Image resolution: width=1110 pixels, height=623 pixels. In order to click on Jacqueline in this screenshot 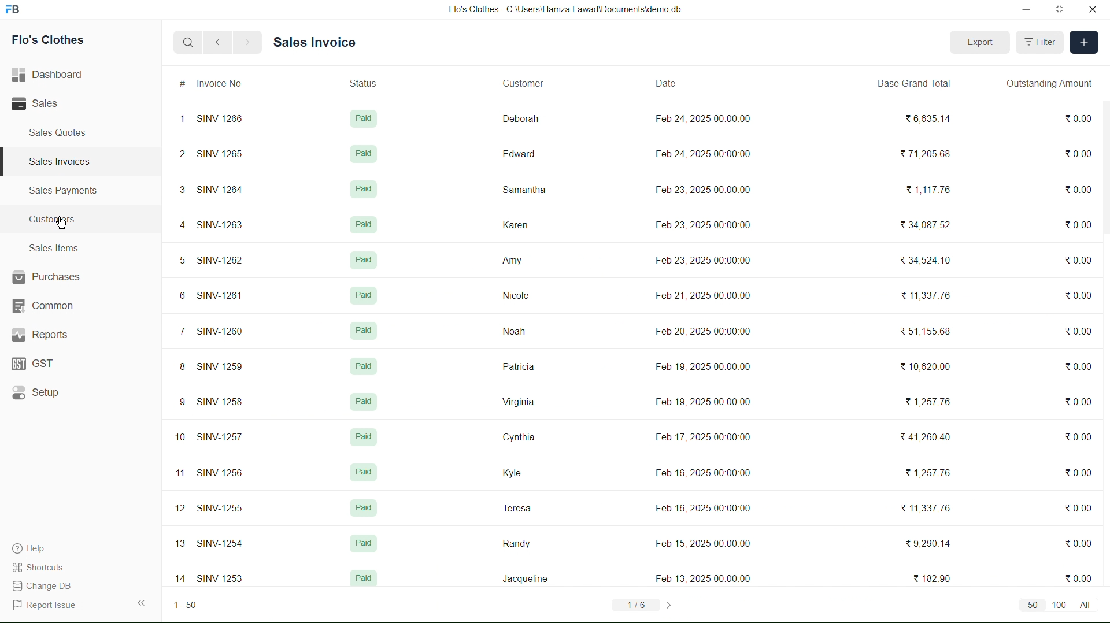, I will do `click(525, 576)`.